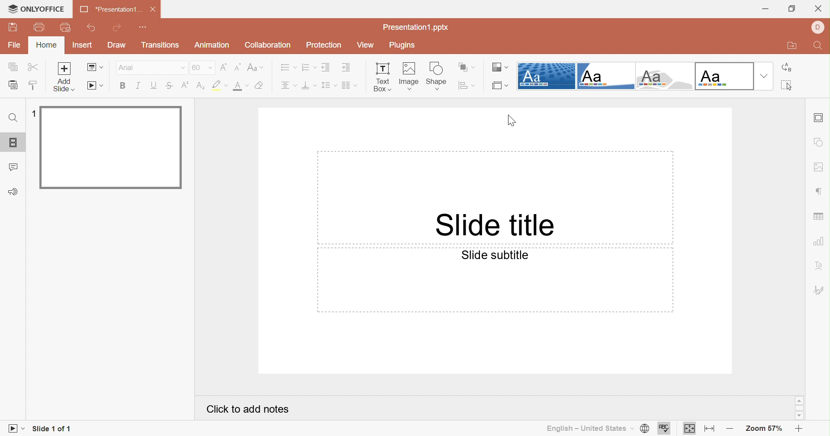 This screenshot has height=436, width=830. I want to click on Save, so click(13, 27).